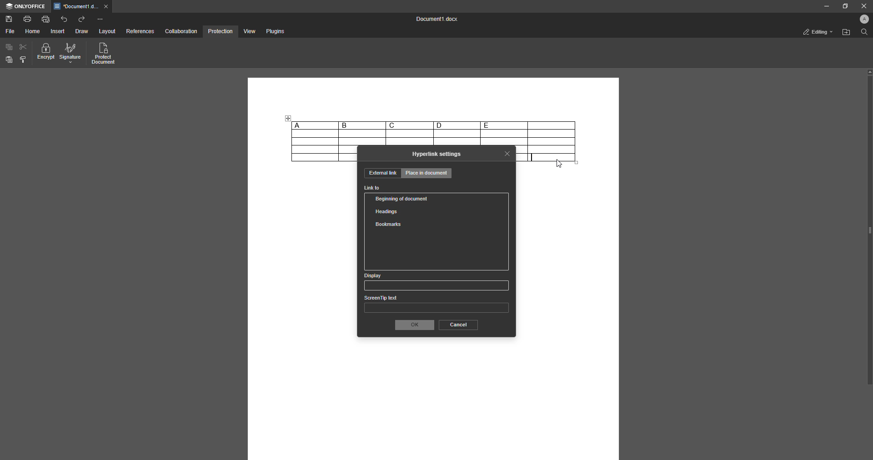 The width and height of the screenshot is (873, 460). Describe the element at coordinates (33, 31) in the screenshot. I see `Home` at that location.